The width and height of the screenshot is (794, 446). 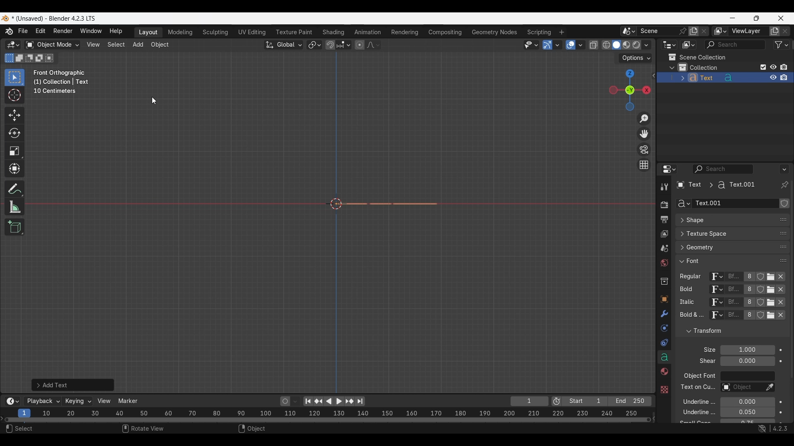 I want to click on File menu, so click(x=24, y=31).